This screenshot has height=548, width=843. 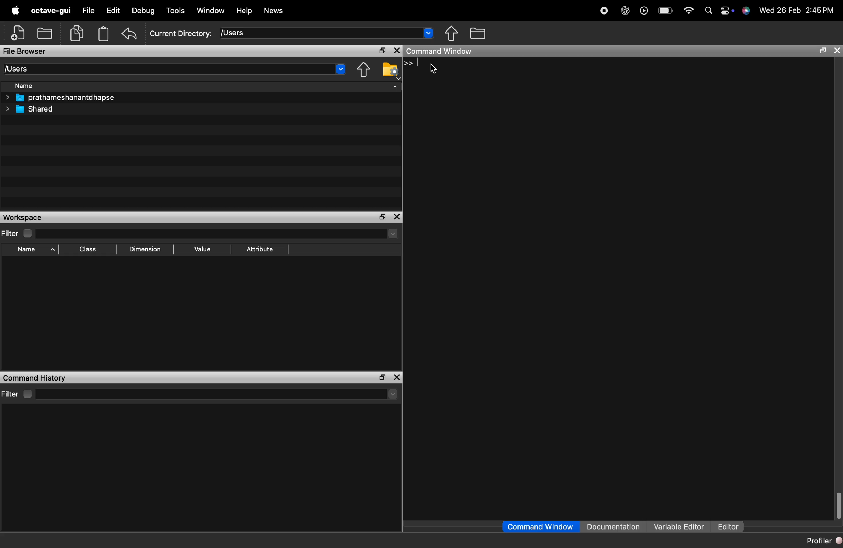 I want to click on >> |, so click(x=412, y=64).